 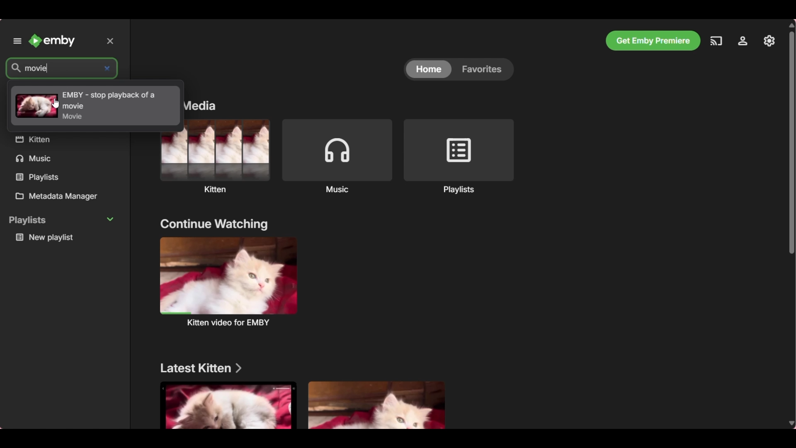 I want to click on Metadata manager, so click(x=65, y=197).